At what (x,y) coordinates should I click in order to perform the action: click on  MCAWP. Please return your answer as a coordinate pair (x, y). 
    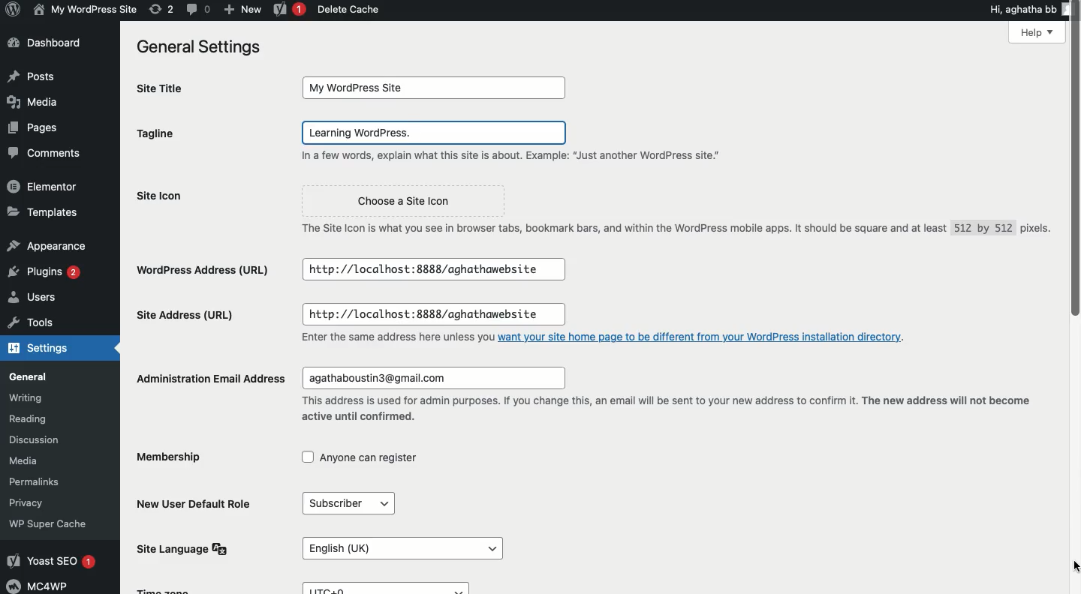
    Looking at the image, I should click on (42, 586).